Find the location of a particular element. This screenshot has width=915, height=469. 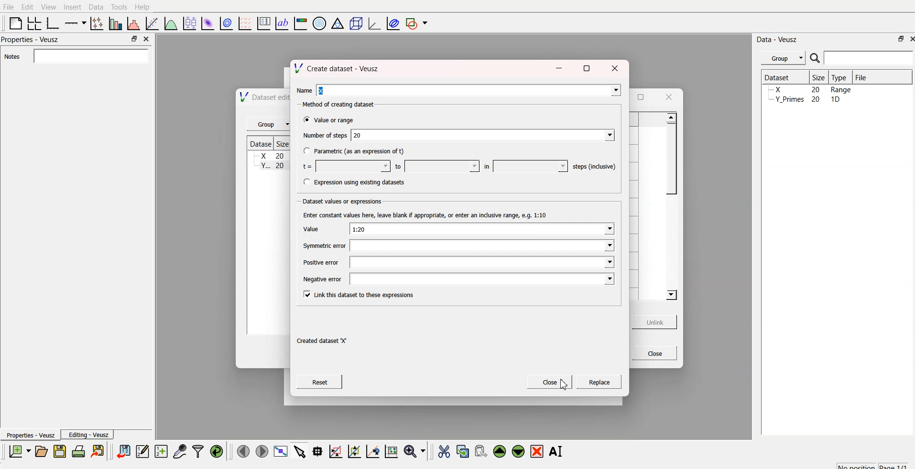

paste the widget from the clipboard is located at coordinates (481, 451).